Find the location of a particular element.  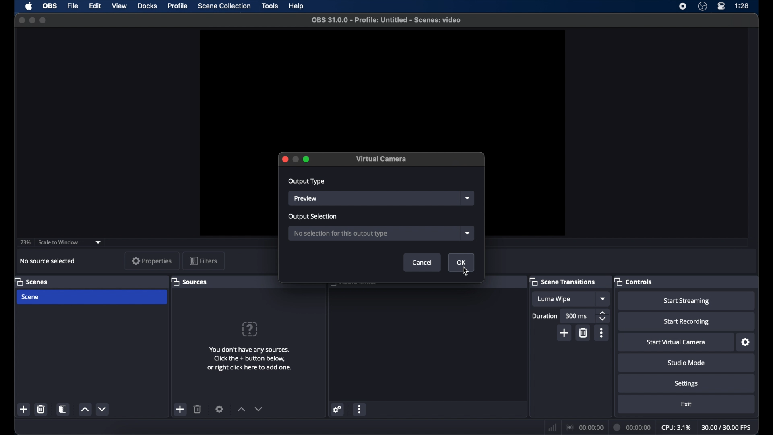

apple icon is located at coordinates (29, 6).